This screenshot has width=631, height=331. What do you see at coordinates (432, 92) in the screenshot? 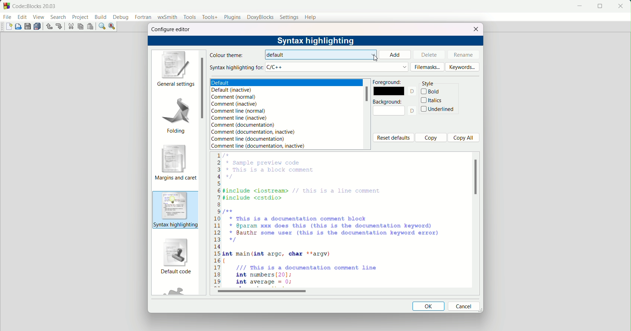
I see `bold` at bounding box center [432, 92].